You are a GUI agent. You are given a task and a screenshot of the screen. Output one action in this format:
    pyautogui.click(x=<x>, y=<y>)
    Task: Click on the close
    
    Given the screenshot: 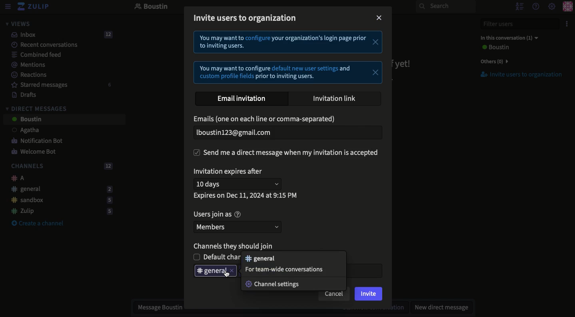 What is the action you would take?
    pyautogui.click(x=234, y=271)
    